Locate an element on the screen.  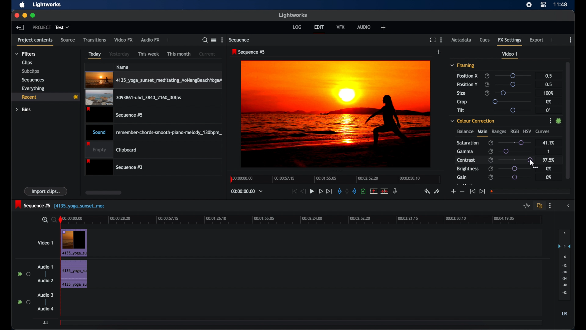
0.5 is located at coordinates (548, 84).